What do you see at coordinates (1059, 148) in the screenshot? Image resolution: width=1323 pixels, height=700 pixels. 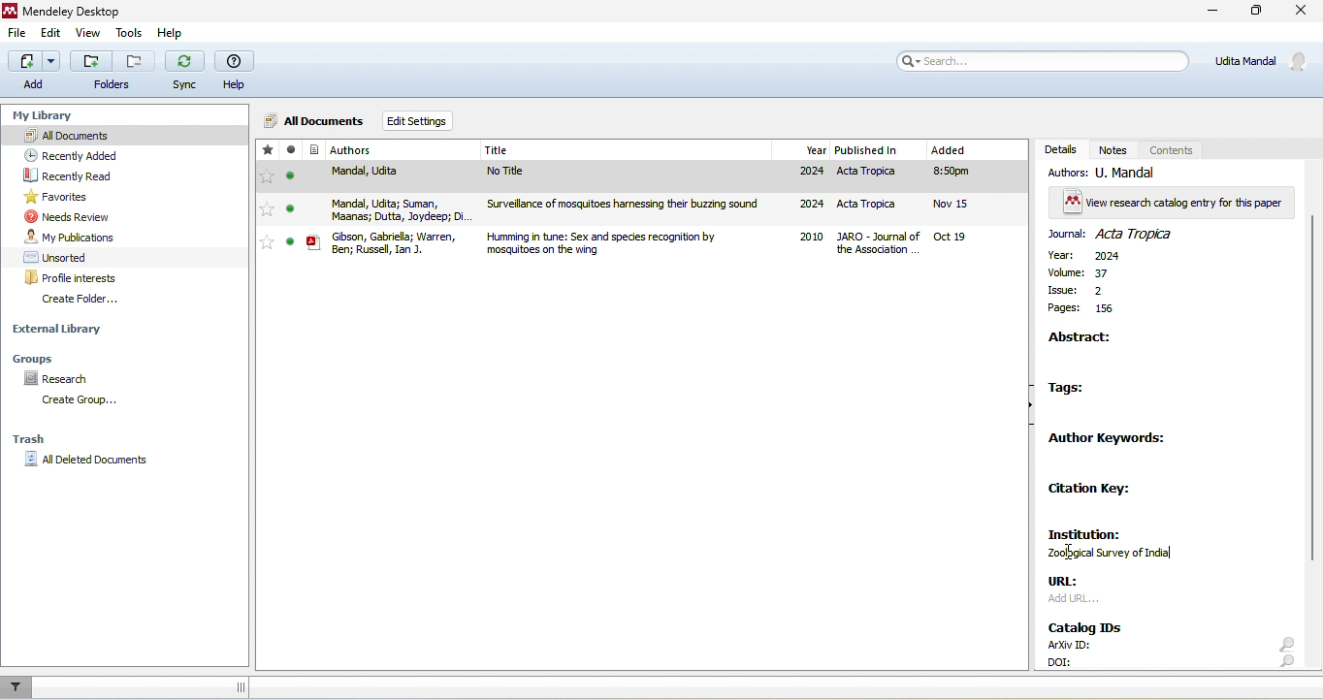 I see `details` at bounding box center [1059, 148].